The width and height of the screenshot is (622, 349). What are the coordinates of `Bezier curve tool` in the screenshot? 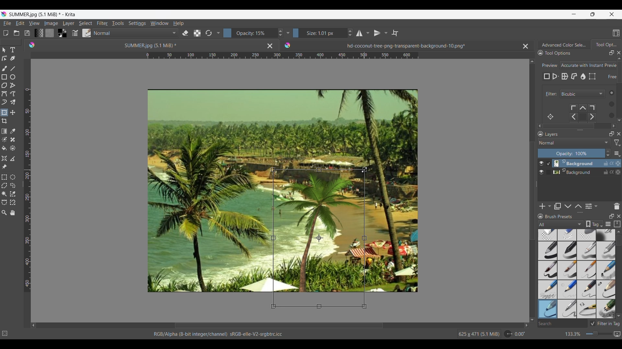 It's located at (4, 94).